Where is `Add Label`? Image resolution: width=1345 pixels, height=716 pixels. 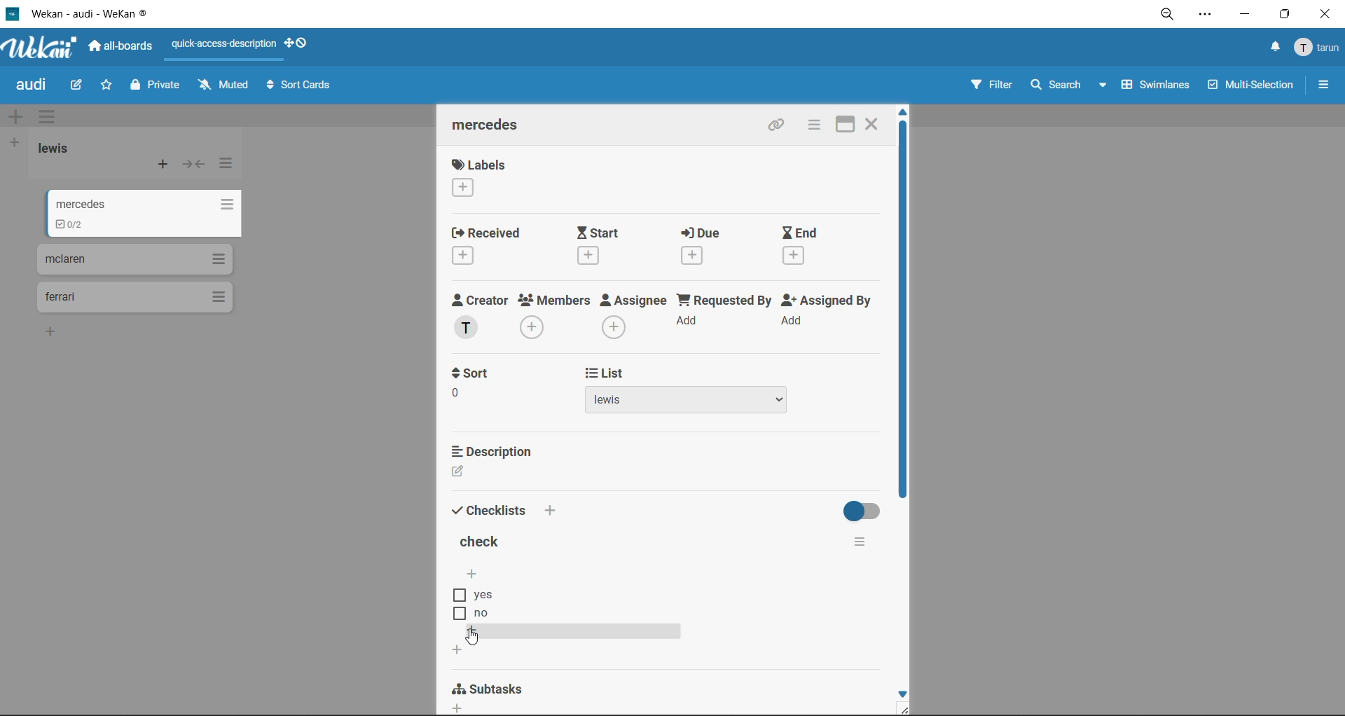 Add Label is located at coordinates (462, 188).